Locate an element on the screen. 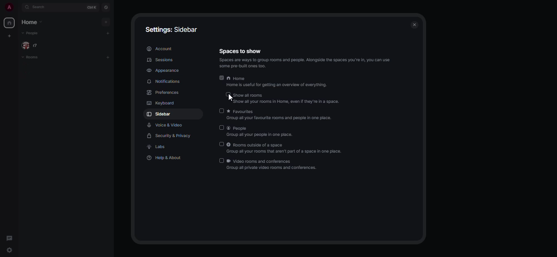 The image size is (557, 257). sidebar is located at coordinates (159, 115).